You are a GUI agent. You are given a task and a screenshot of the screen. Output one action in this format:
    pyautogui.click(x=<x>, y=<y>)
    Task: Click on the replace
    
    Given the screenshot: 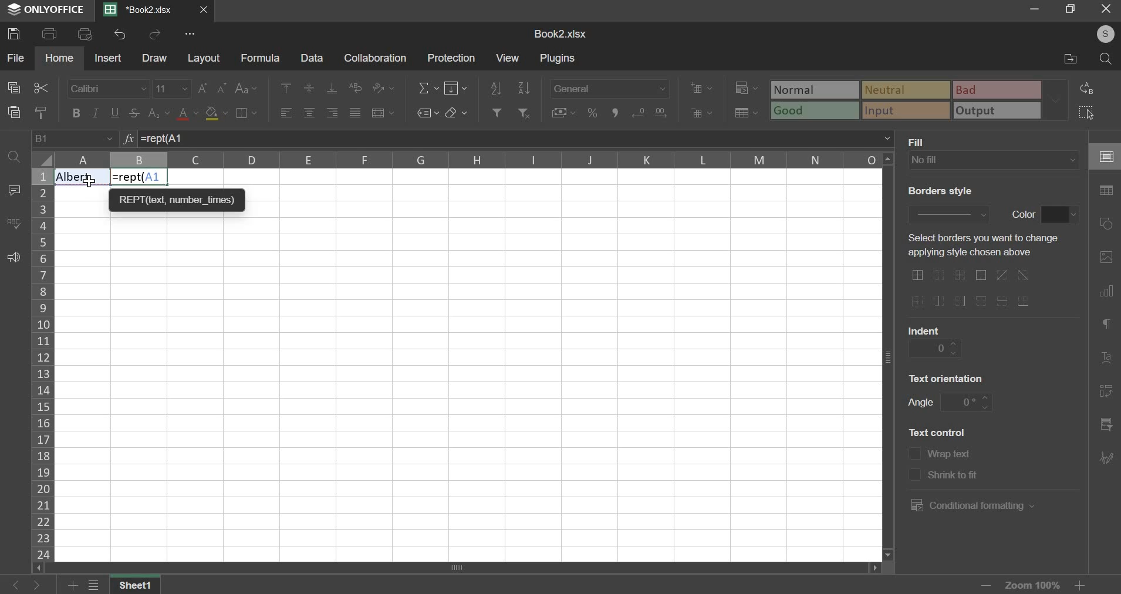 What is the action you would take?
    pyautogui.click(x=1090, y=89)
    